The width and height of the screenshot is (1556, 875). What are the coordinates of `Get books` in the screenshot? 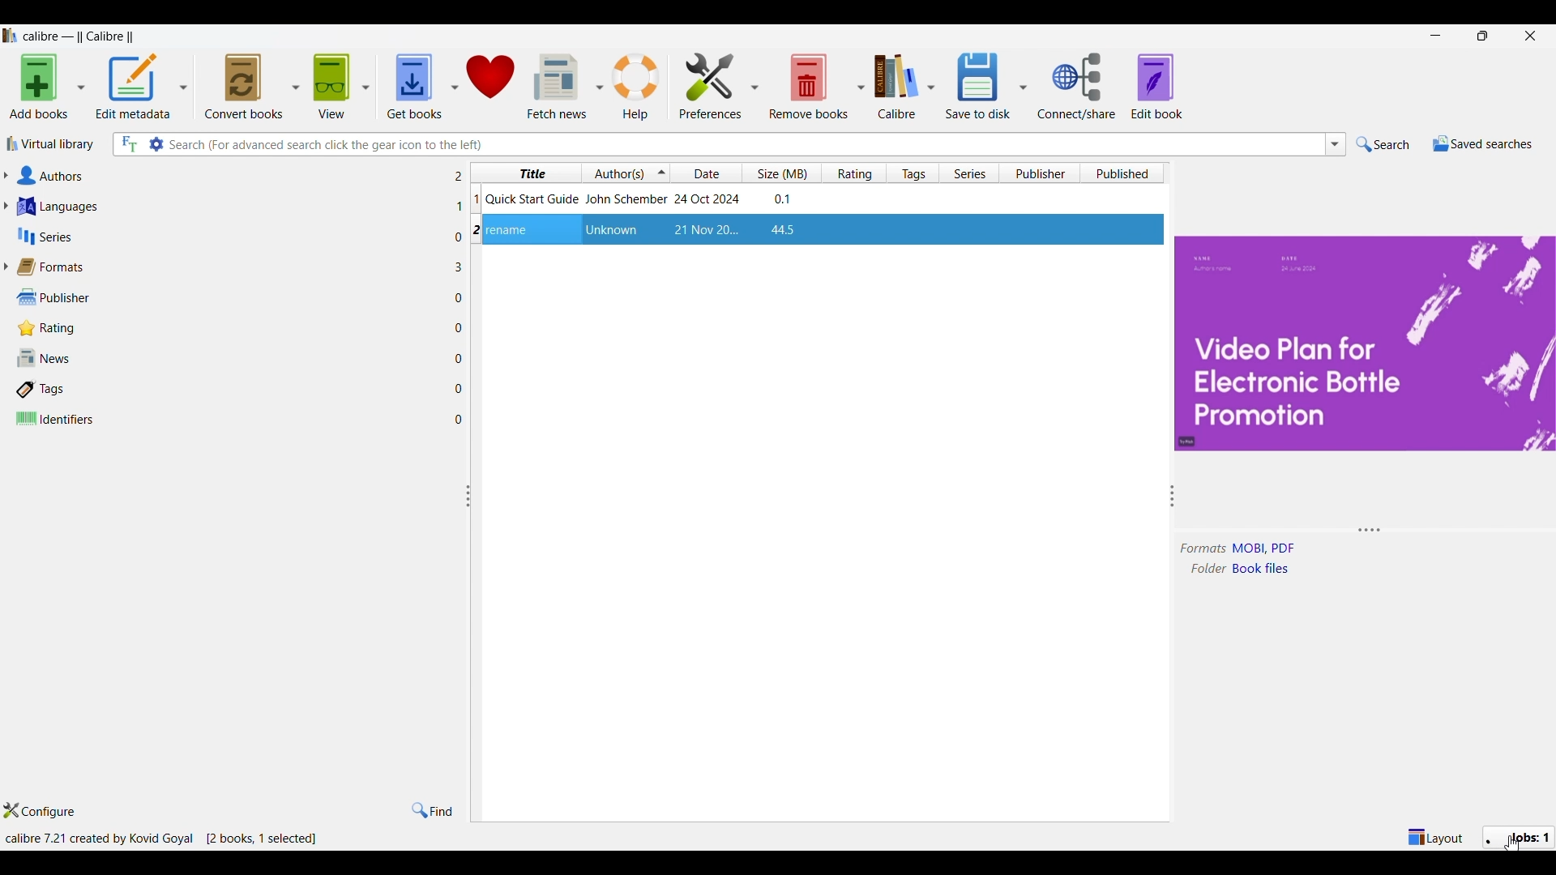 It's located at (414, 87).